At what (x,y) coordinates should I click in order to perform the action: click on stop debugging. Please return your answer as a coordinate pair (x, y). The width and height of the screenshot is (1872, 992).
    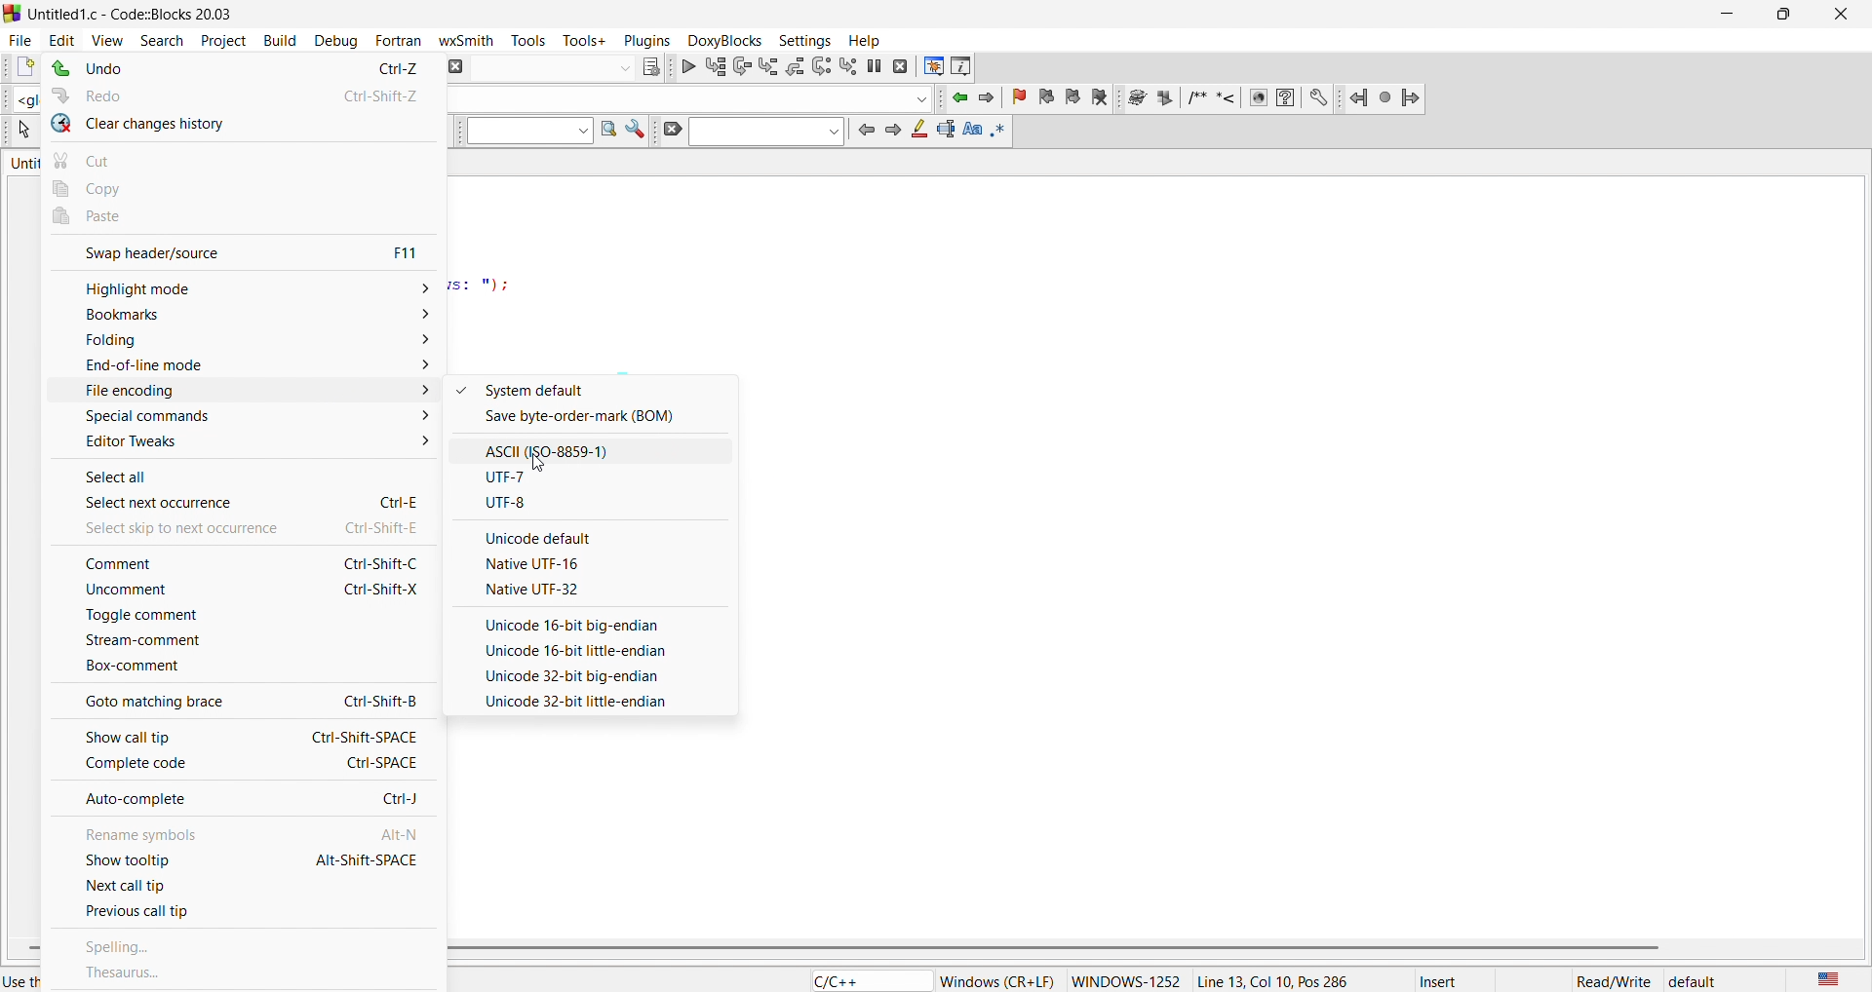
    Looking at the image, I should click on (900, 65).